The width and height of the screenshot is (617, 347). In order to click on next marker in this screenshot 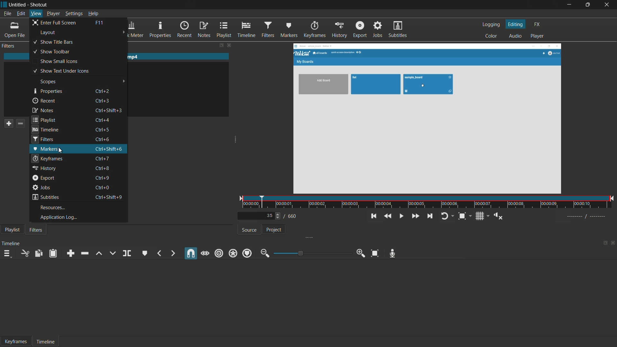, I will do `click(173, 253)`.